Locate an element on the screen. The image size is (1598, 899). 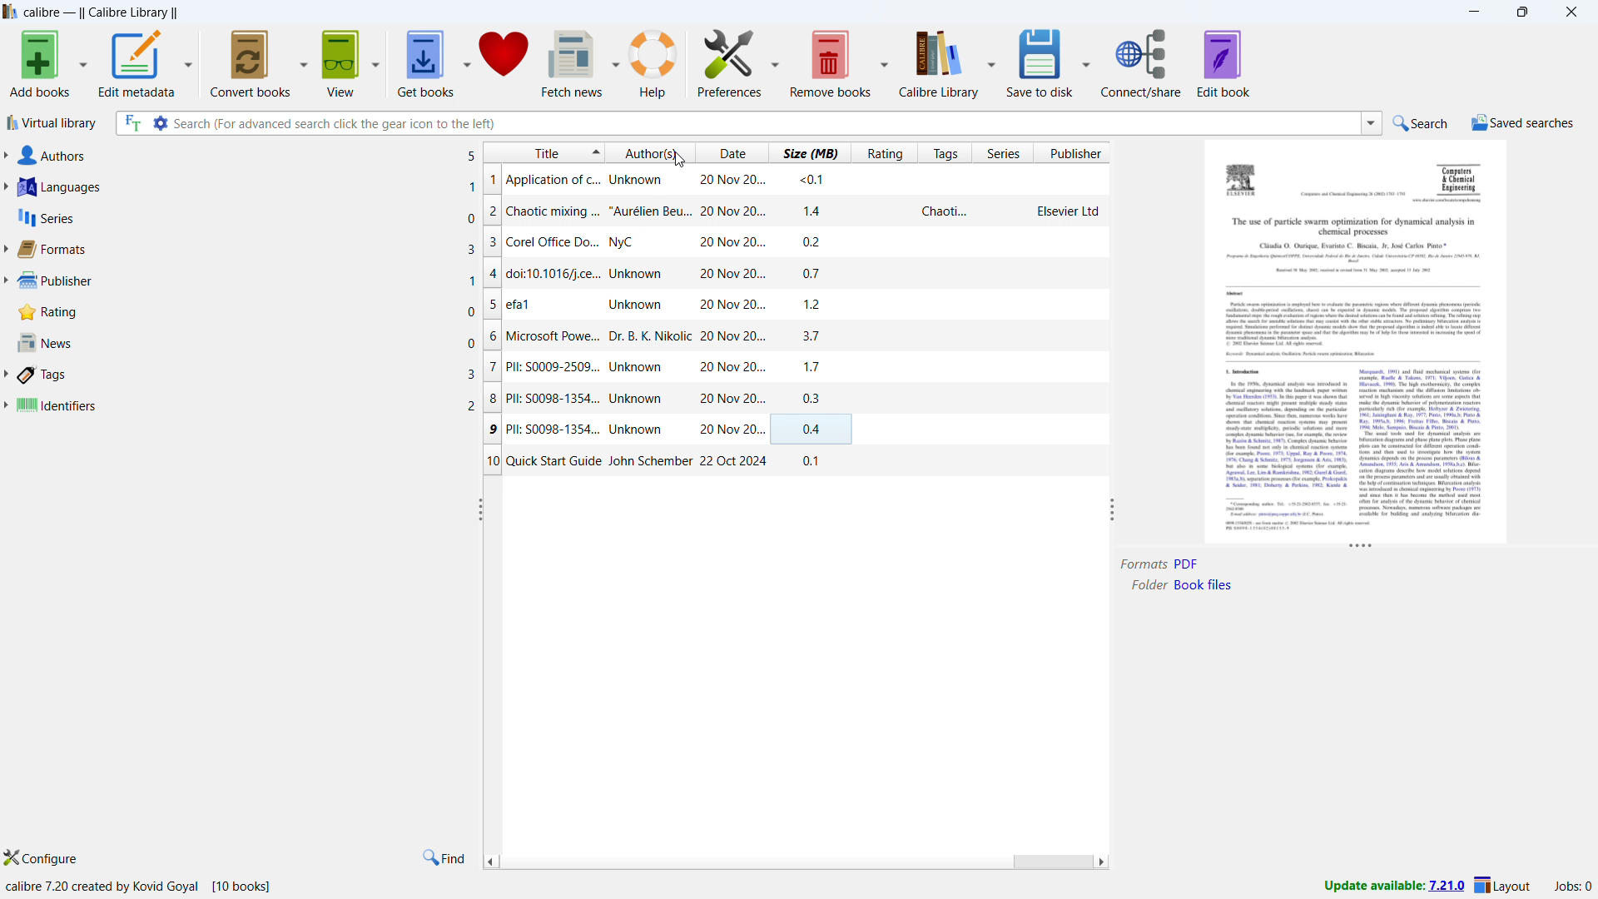
resize is located at coordinates (1112, 508).